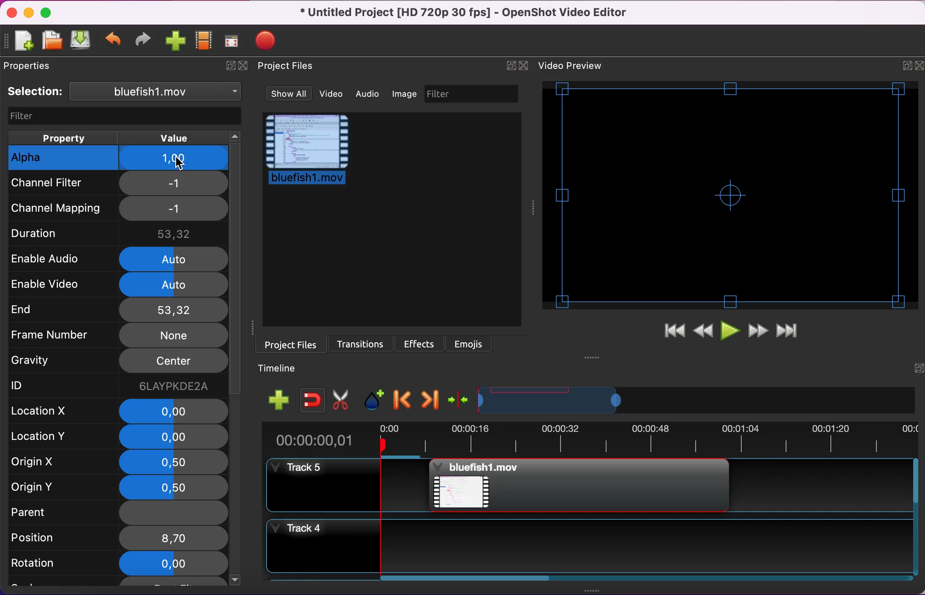  I want to click on parent, so click(47, 511).